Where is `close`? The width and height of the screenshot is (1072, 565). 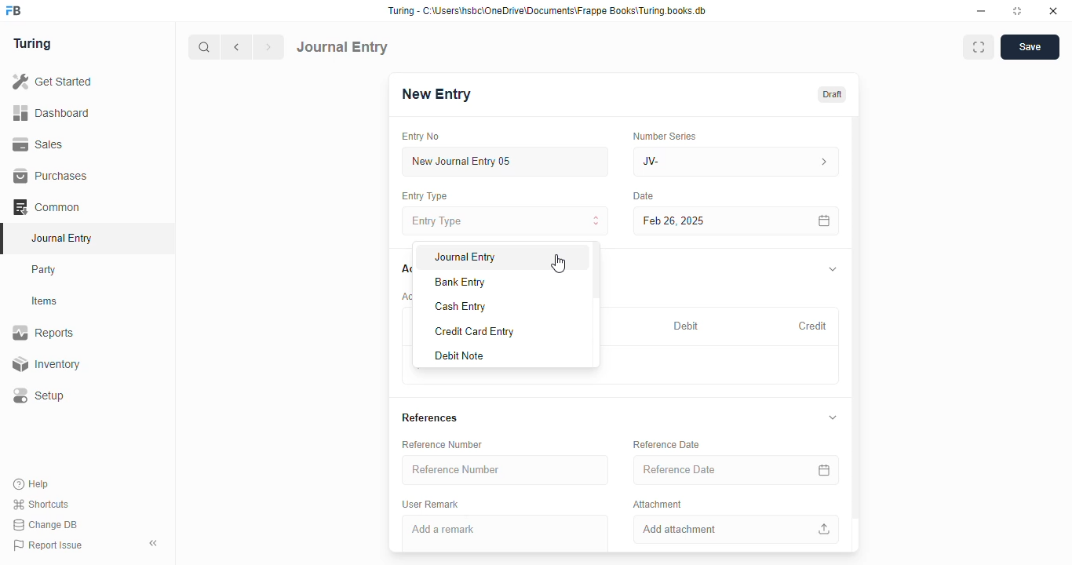
close is located at coordinates (1053, 11).